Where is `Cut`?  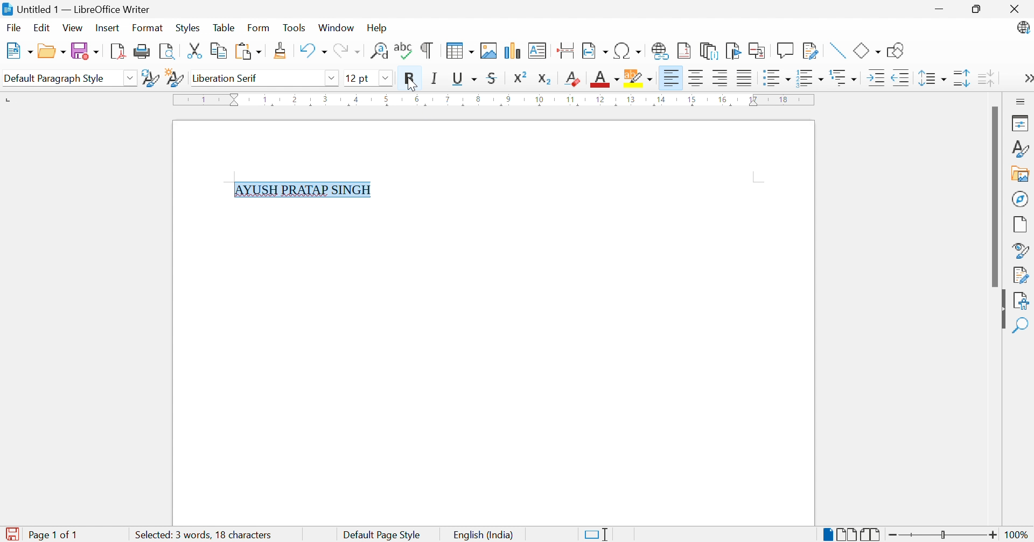
Cut is located at coordinates (195, 51).